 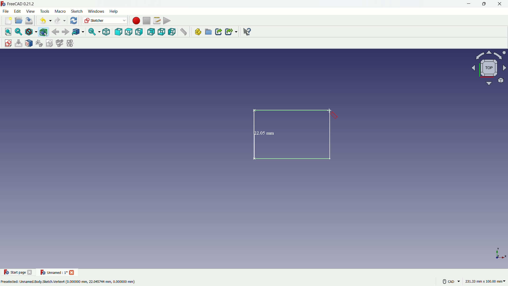 What do you see at coordinates (209, 33) in the screenshot?
I see `create group` at bounding box center [209, 33].